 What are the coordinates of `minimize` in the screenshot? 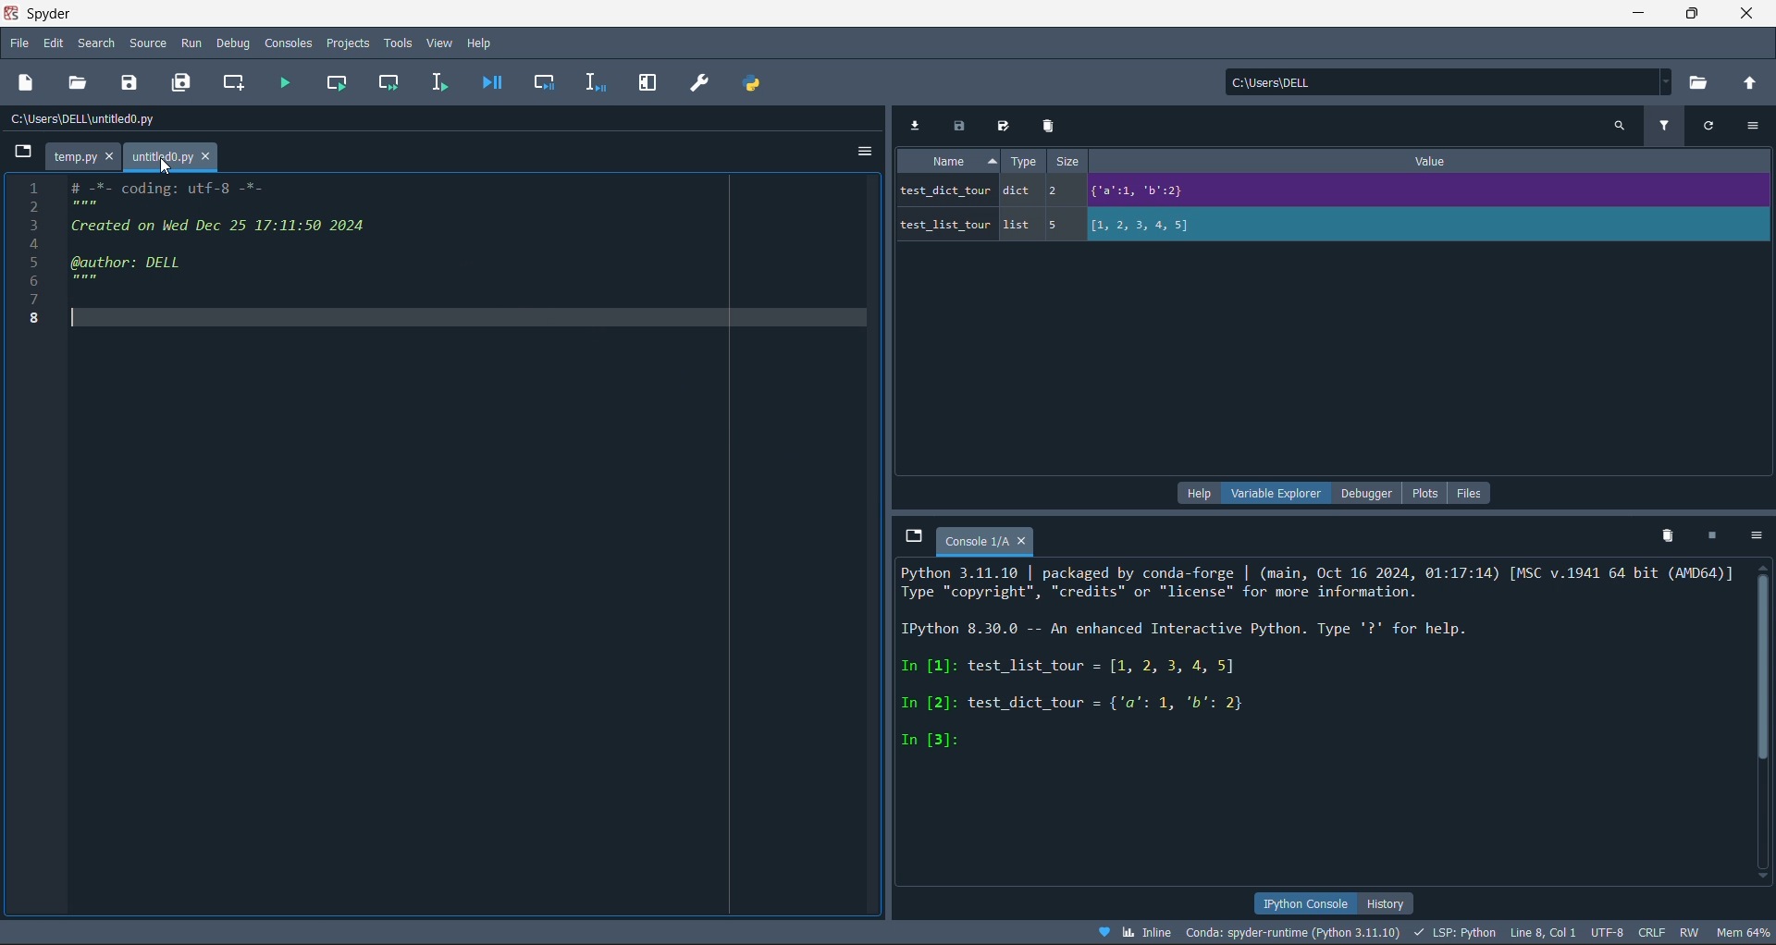 It's located at (1641, 16).